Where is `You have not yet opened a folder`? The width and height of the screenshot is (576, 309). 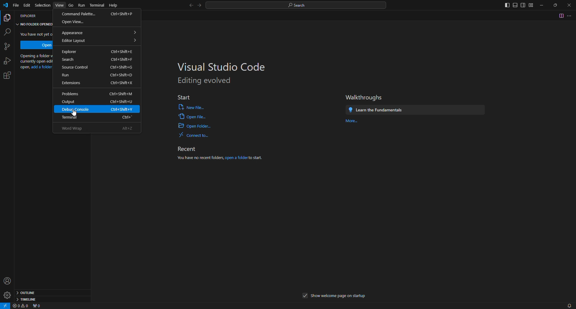 You have not yet opened a folder is located at coordinates (36, 34).